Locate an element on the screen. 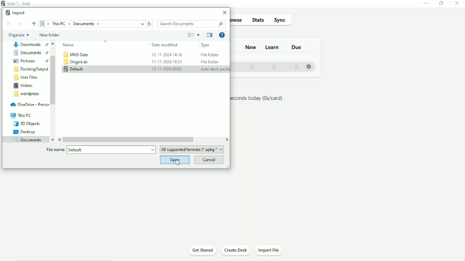  Create Deck is located at coordinates (236, 250).